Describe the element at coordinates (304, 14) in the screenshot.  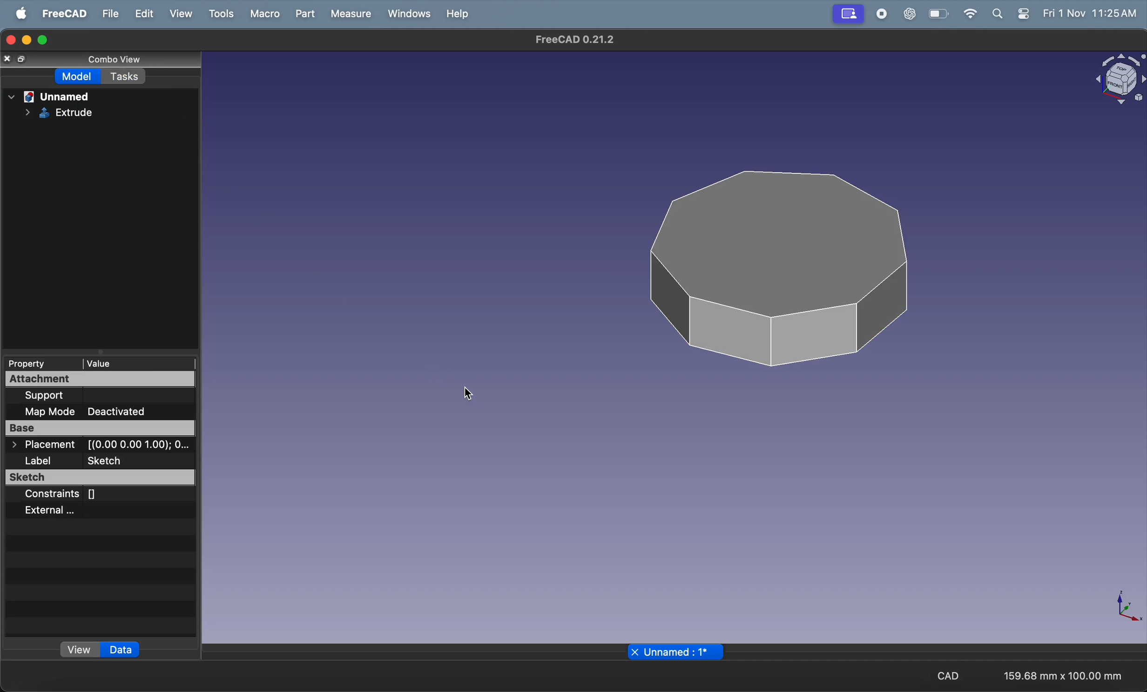
I see `part` at that location.